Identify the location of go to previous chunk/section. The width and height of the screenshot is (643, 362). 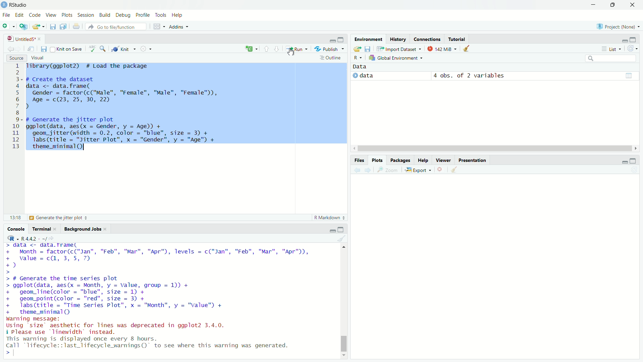
(266, 48).